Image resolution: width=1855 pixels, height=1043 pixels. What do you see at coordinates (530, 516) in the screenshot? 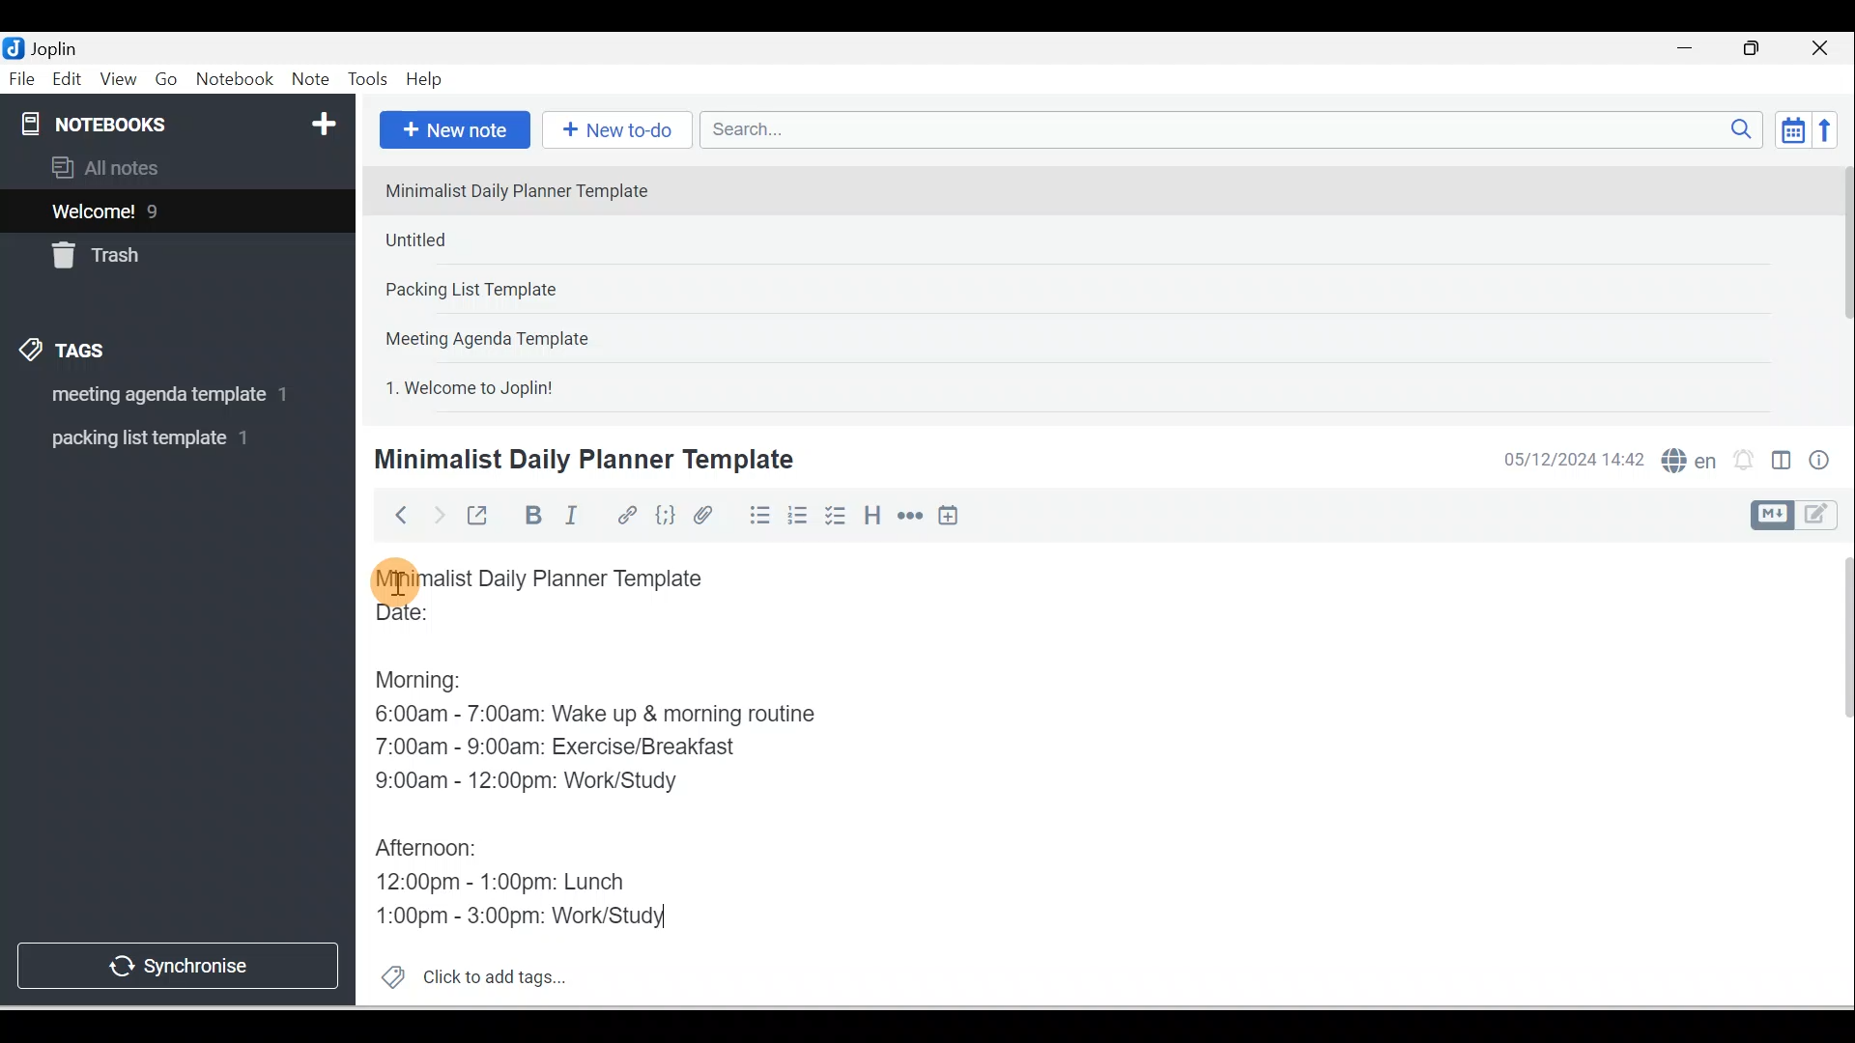
I see `Bold` at bounding box center [530, 516].